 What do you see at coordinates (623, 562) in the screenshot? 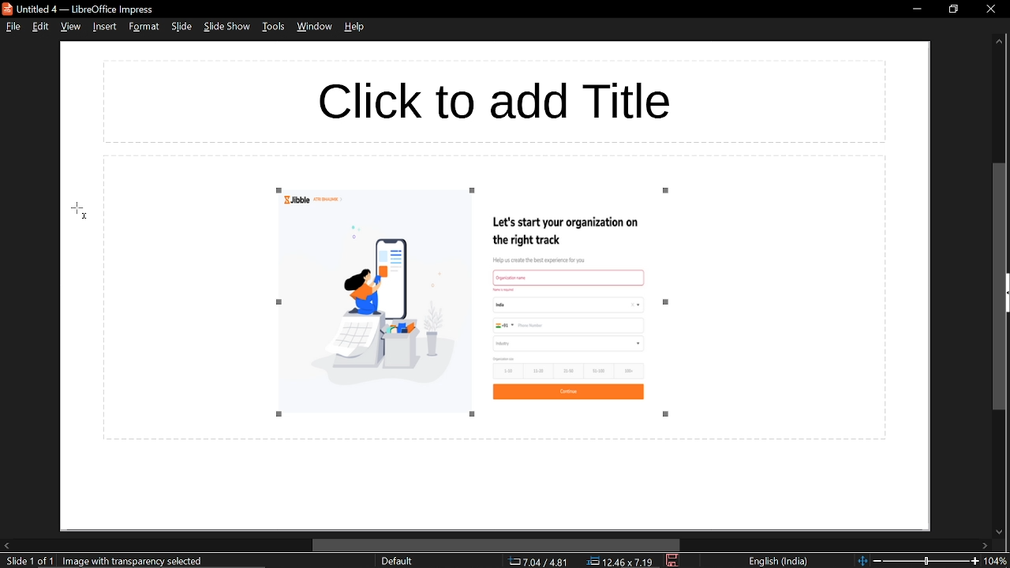
I see `location` at bounding box center [623, 562].